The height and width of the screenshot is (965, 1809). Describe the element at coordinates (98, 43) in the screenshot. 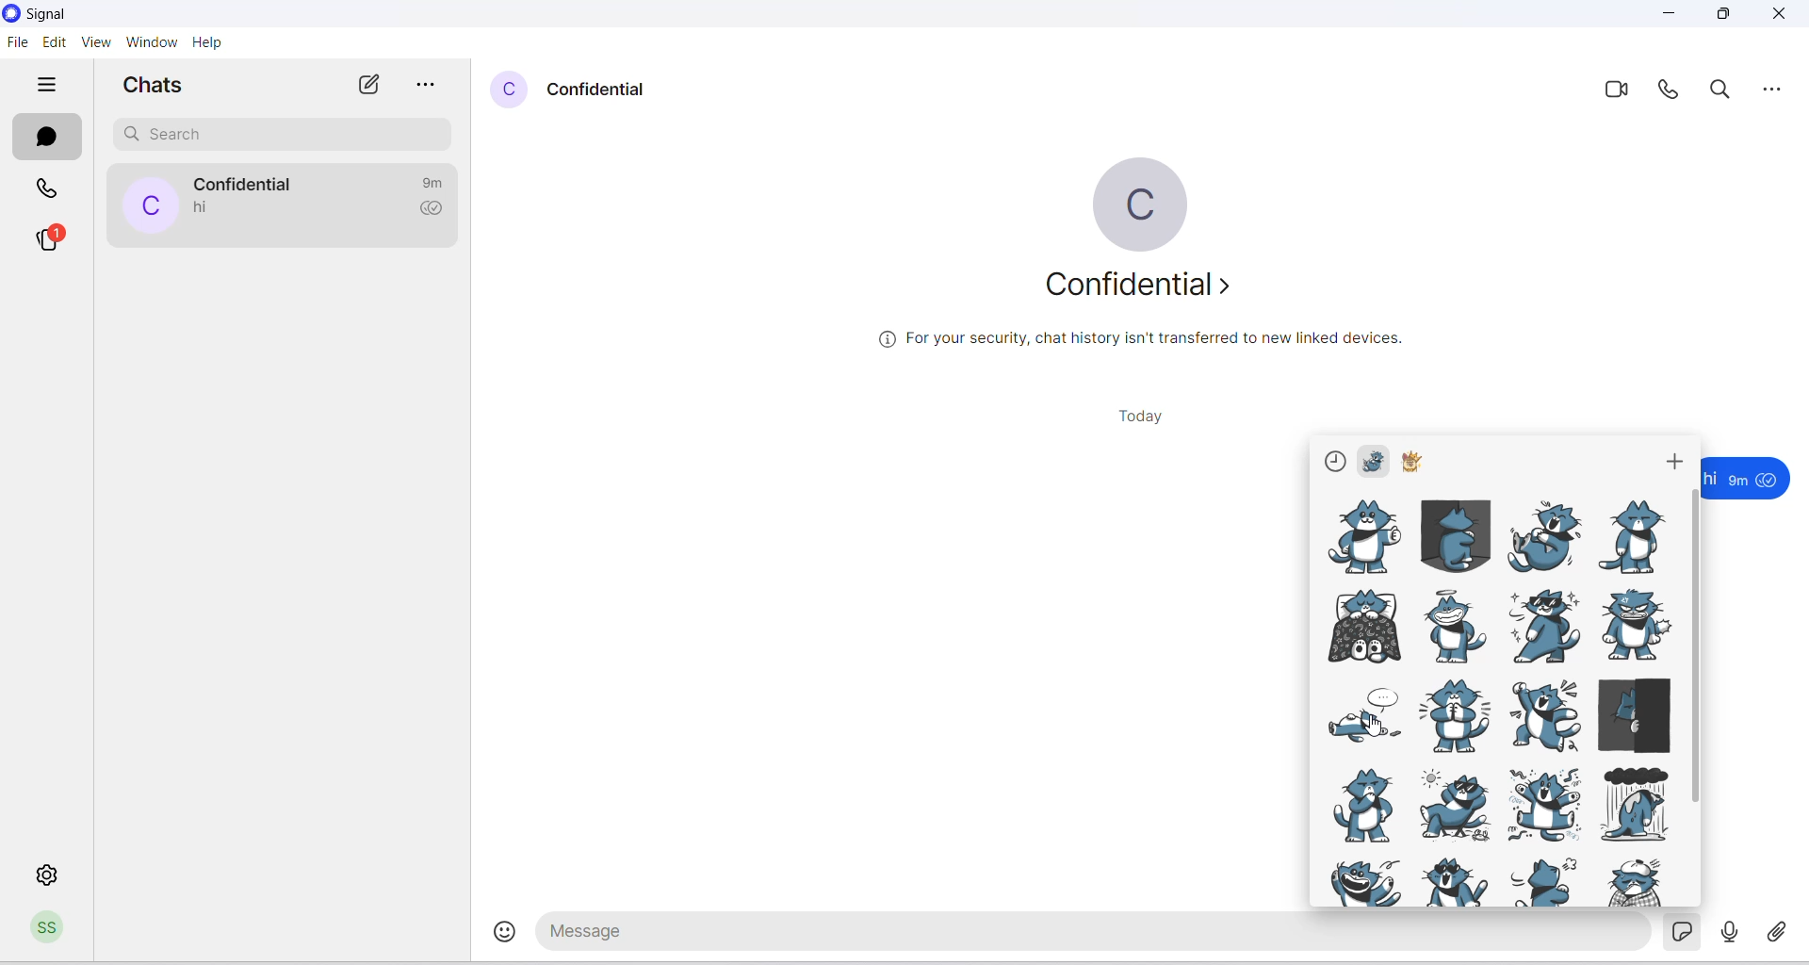

I see `view` at that location.